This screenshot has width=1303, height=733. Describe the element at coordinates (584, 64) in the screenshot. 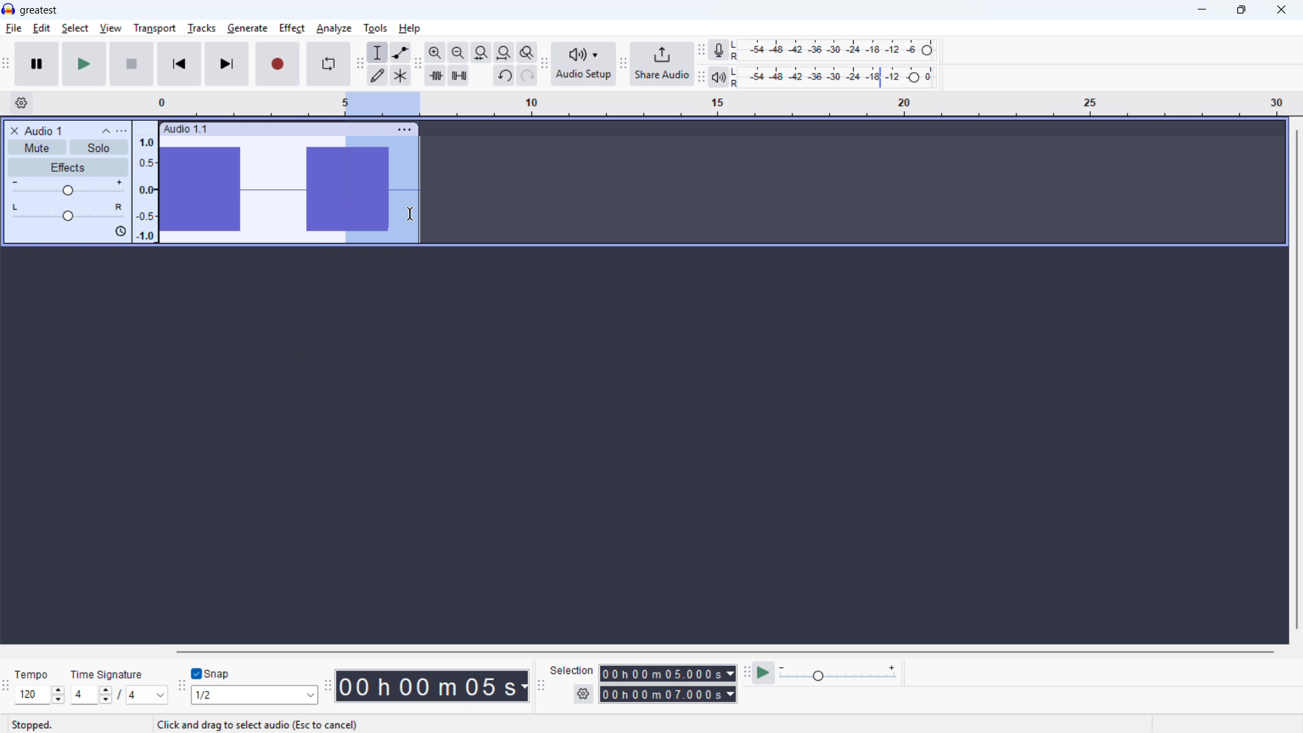

I see `Audio setup ` at that location.